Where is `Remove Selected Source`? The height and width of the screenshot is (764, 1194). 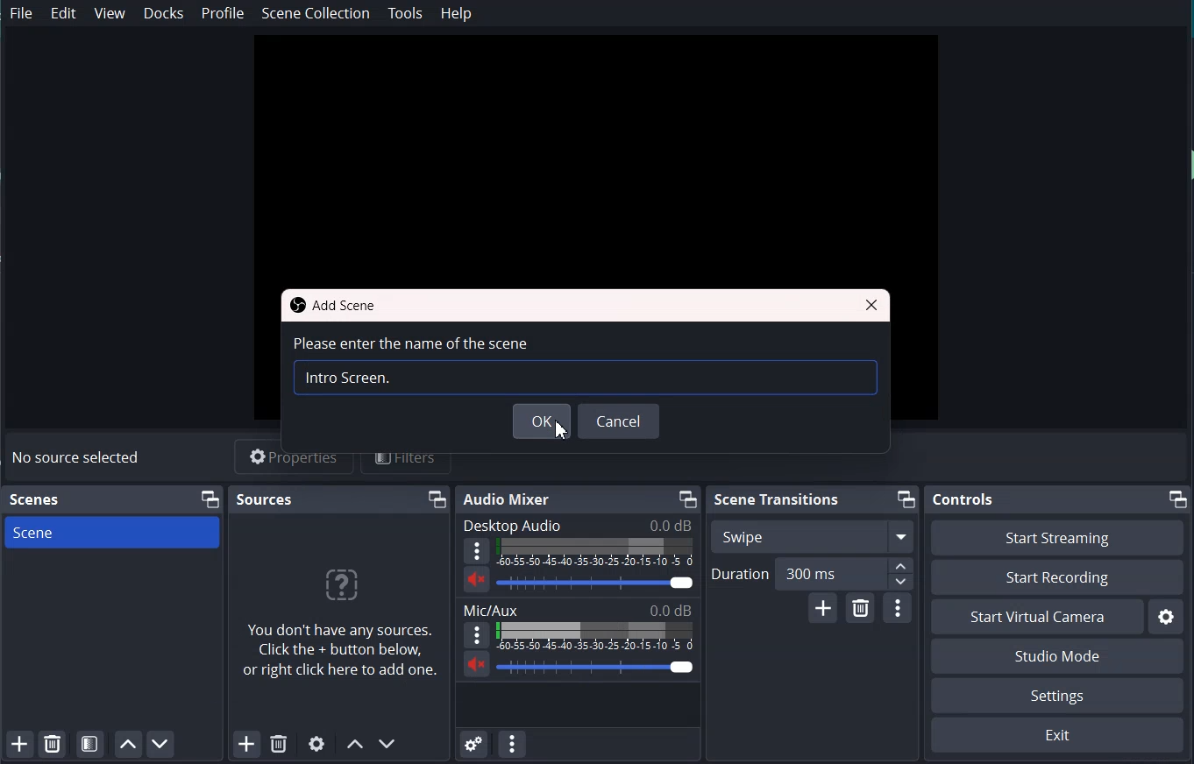 Remove Selected Source is located at coordinates (278, 745).